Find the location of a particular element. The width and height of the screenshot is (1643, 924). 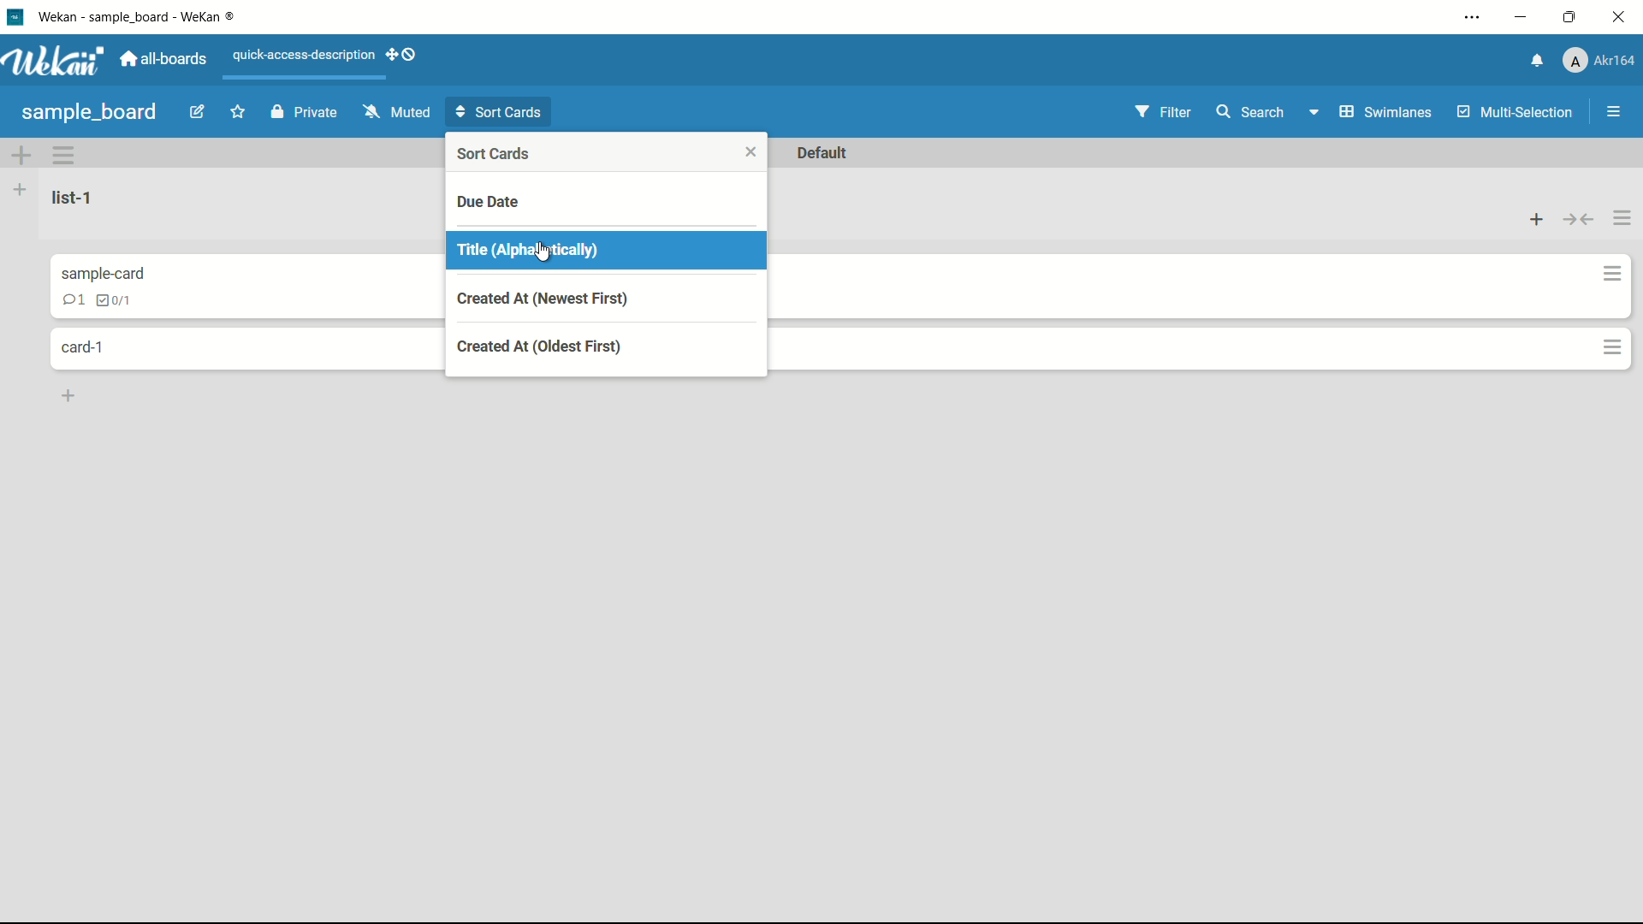

default is located at coordinates (825, 154).